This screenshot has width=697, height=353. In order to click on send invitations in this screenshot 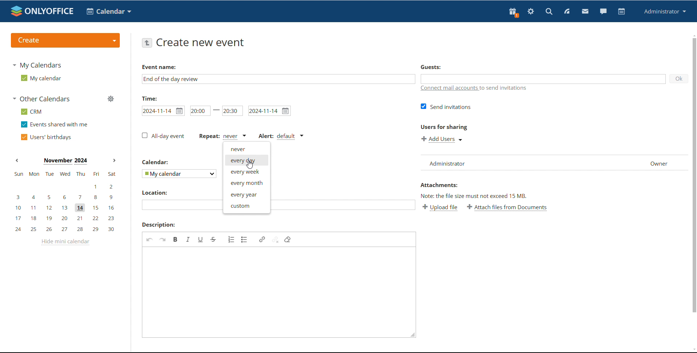, I will do `click(446, 106)`.